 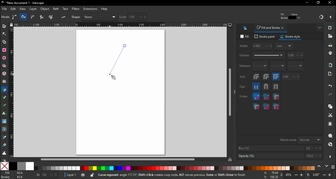 What do you see at coordinates (256, 78) in the screenshot?
I see `bevel` at bounding box center [256, 78].